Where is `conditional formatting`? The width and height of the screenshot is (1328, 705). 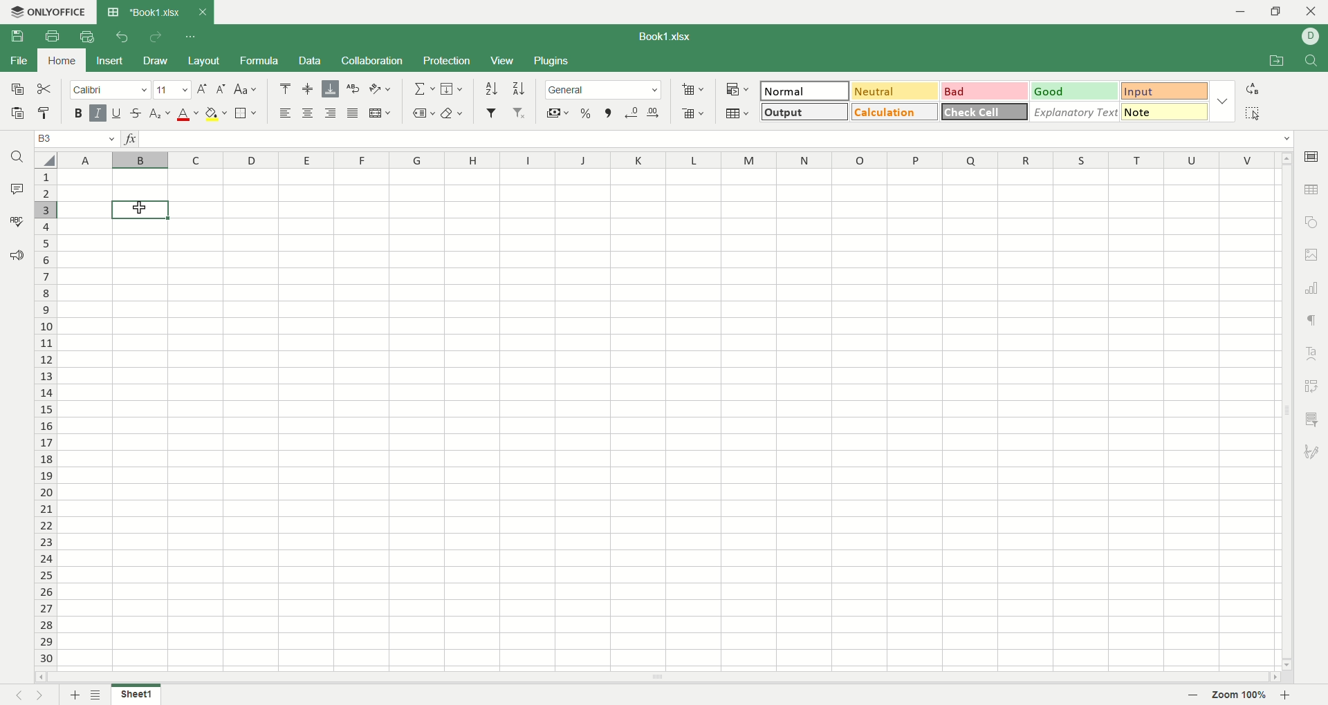 conditional formatting is located at coordinates (739, 90).